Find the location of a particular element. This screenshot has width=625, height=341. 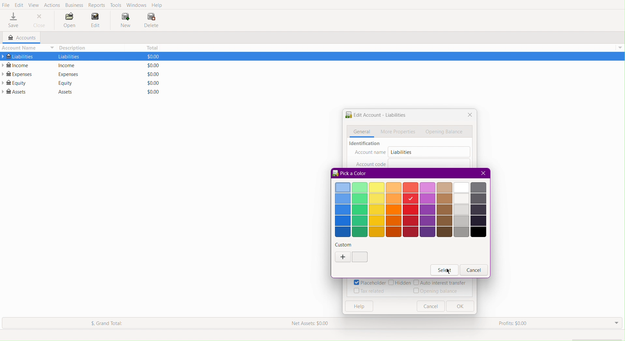

Edit is located at coordinates (19, 4).